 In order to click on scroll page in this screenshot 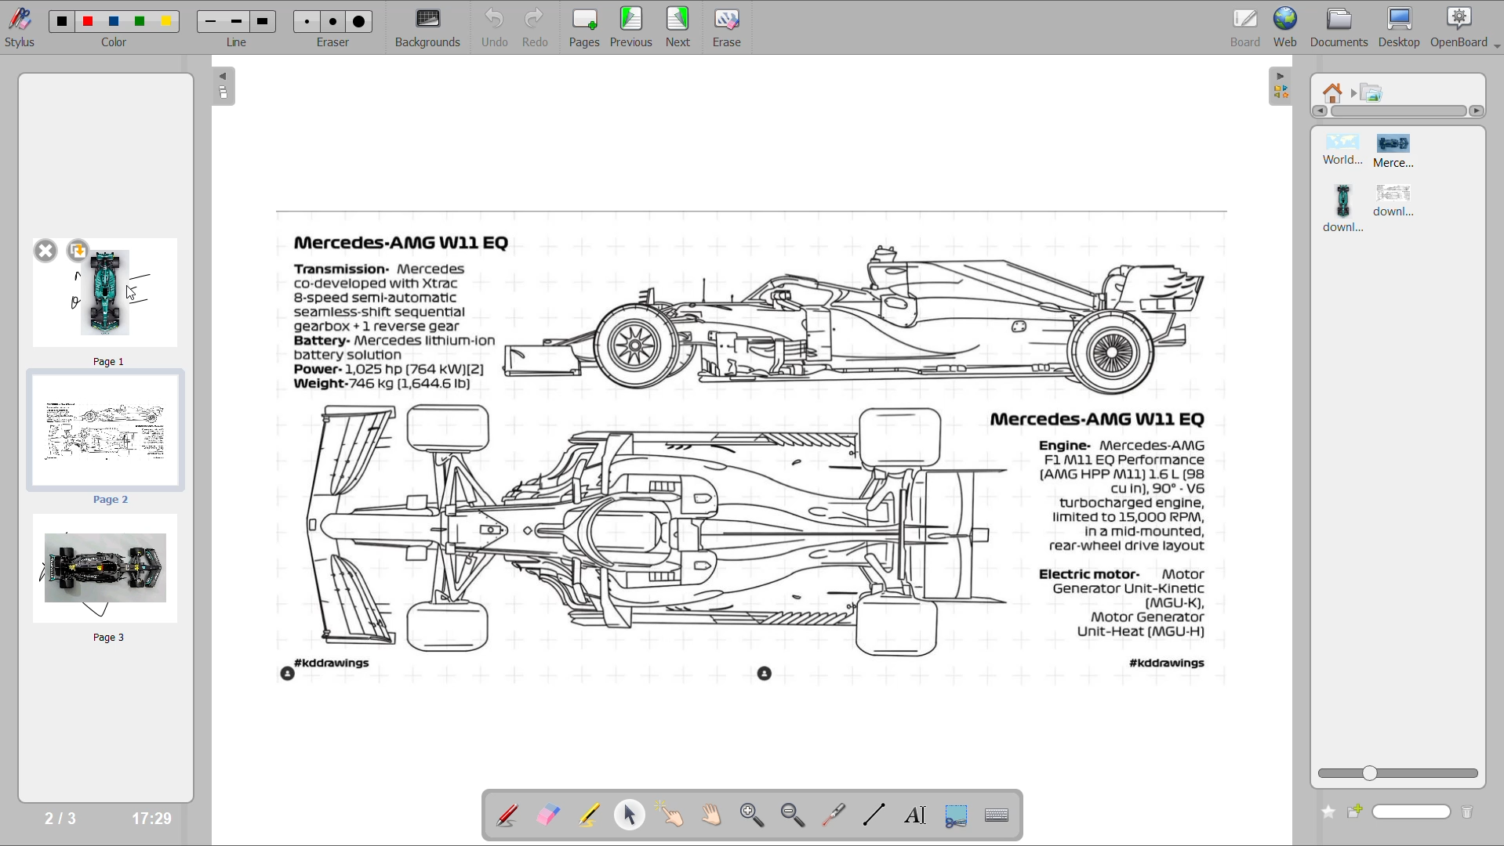, I will do `click(714, 816)`.